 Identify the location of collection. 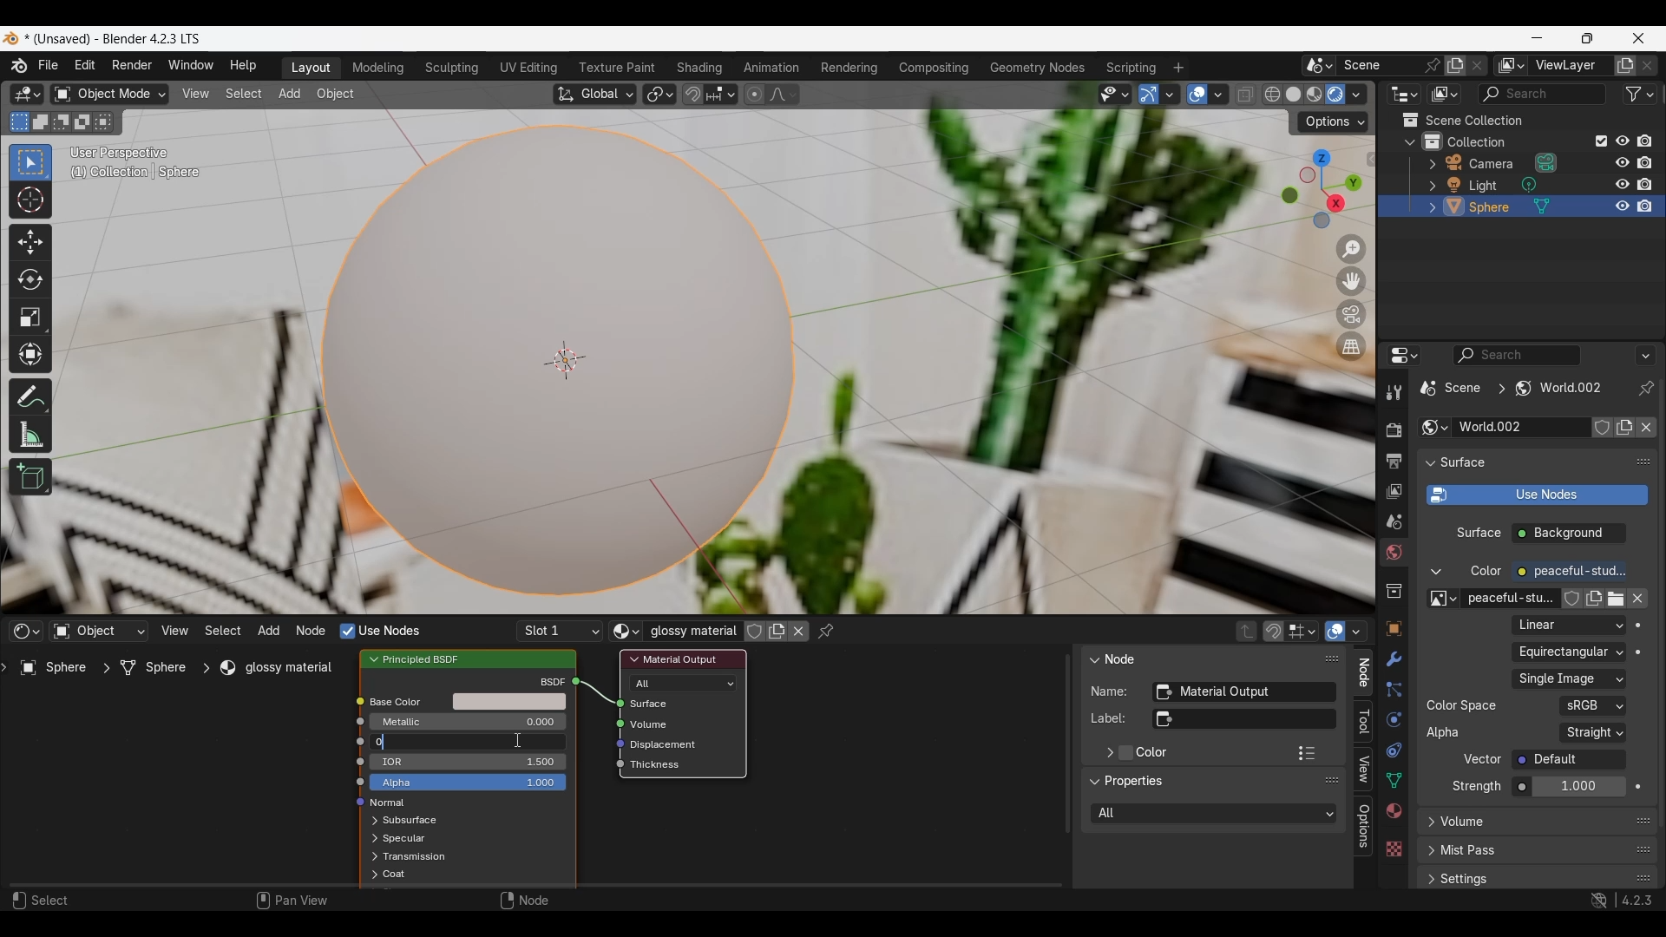
(1492, 141).